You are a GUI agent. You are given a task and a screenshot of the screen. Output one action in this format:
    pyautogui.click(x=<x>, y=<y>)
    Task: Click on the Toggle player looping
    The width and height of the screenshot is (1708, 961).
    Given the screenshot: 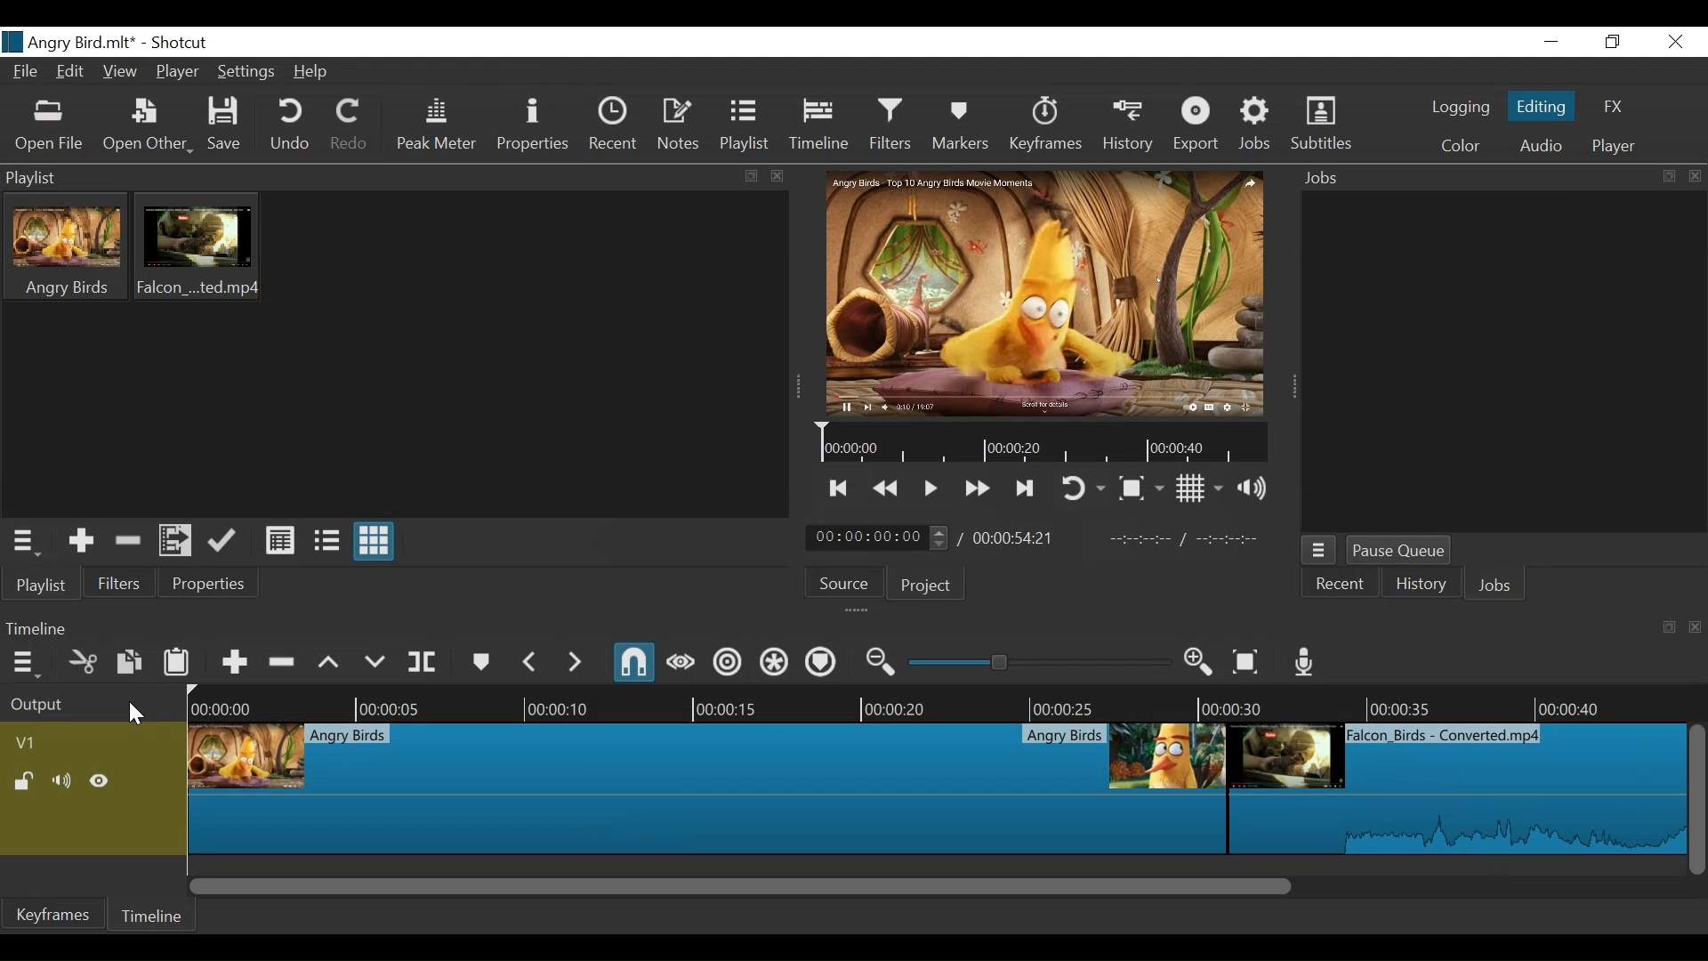 What is the action you would take?
    pyautogui.click(x=1084, y=489)
    